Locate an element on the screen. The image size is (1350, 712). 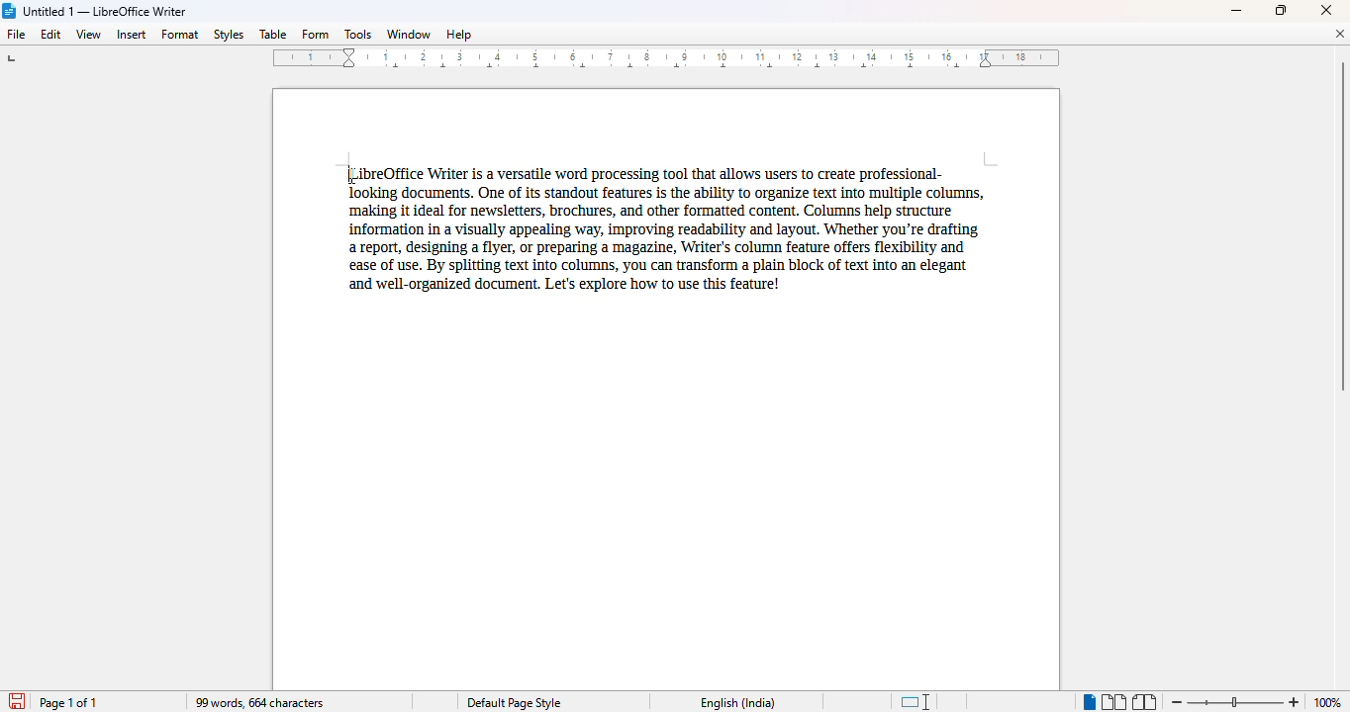
standard selection is located at coordinates (916, 701).